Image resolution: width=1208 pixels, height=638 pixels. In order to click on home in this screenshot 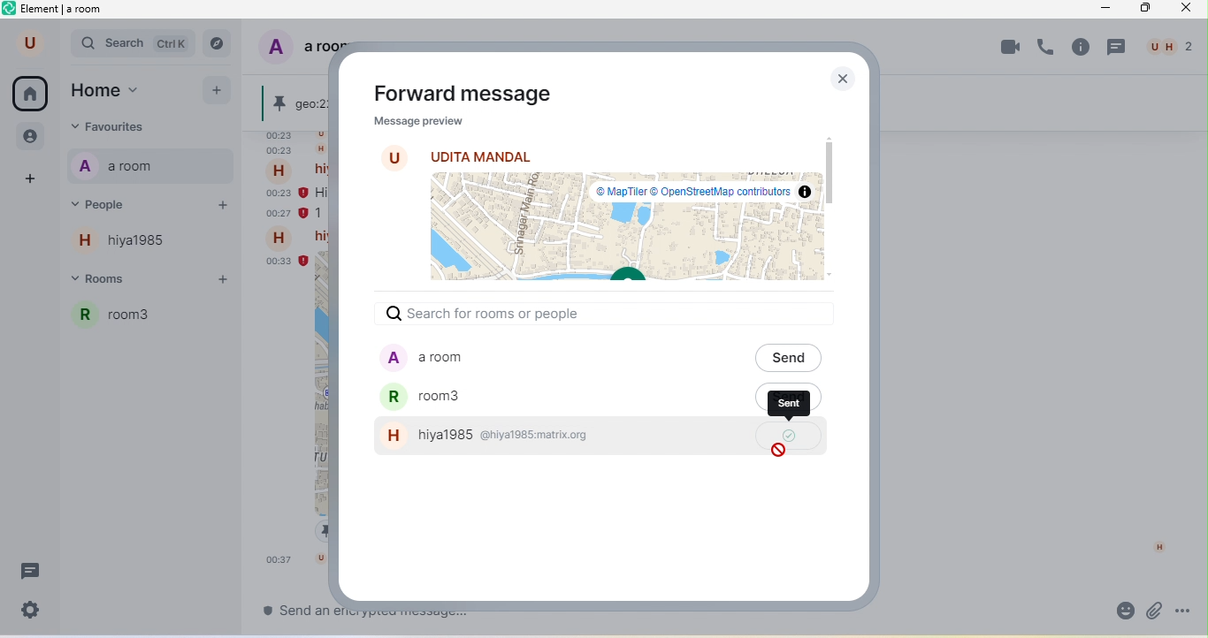, I will do `click(32, 95)`.